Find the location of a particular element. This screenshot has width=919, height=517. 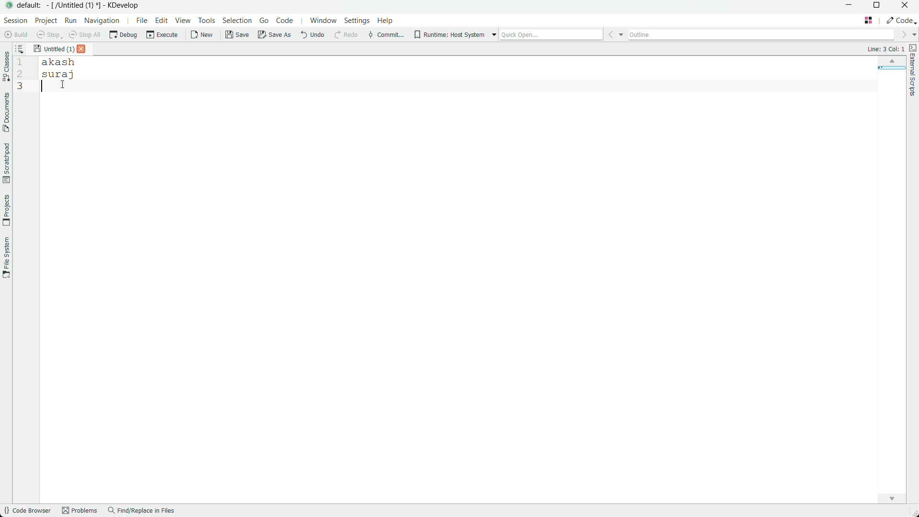

maximize or restore is located at coordinates (878, 7).